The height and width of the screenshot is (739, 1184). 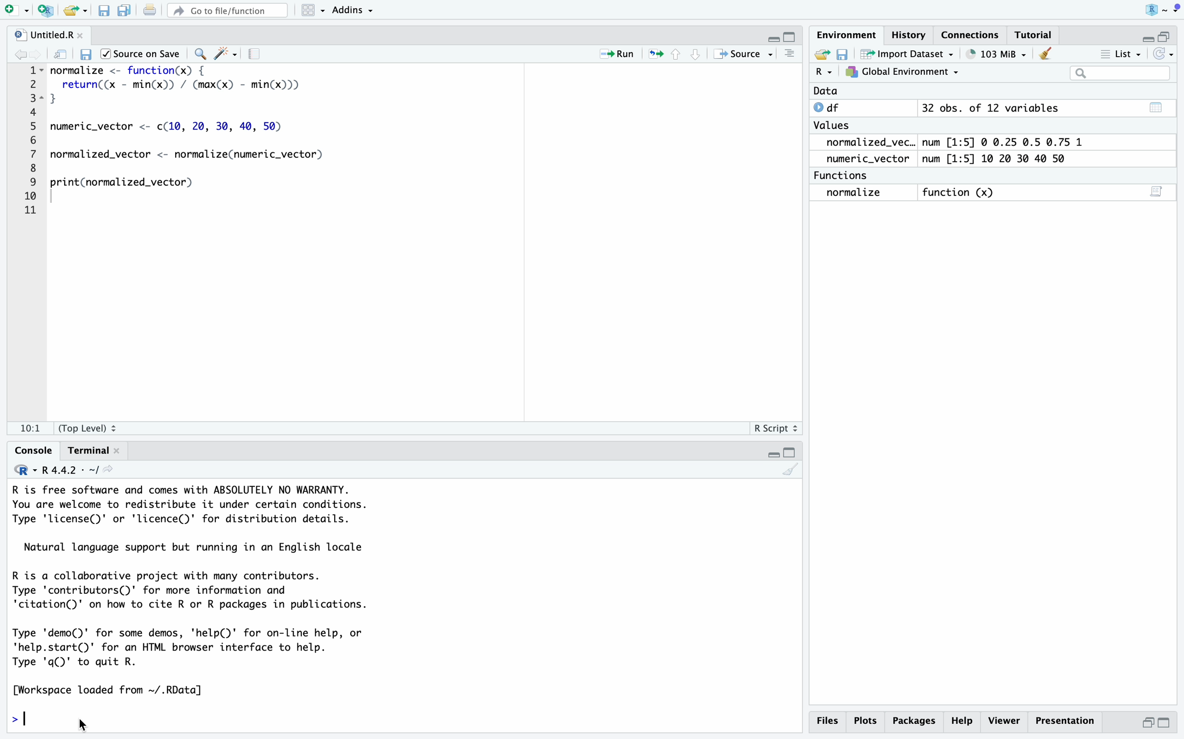 What do you see at coordinates (1154, 106) in the screenshot?
I see `Data/Table` at bounding box center [1154, 106].